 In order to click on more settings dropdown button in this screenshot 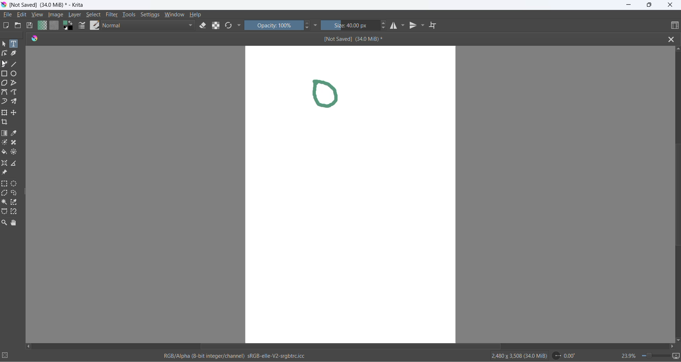, I will do `click(316, 25)`.